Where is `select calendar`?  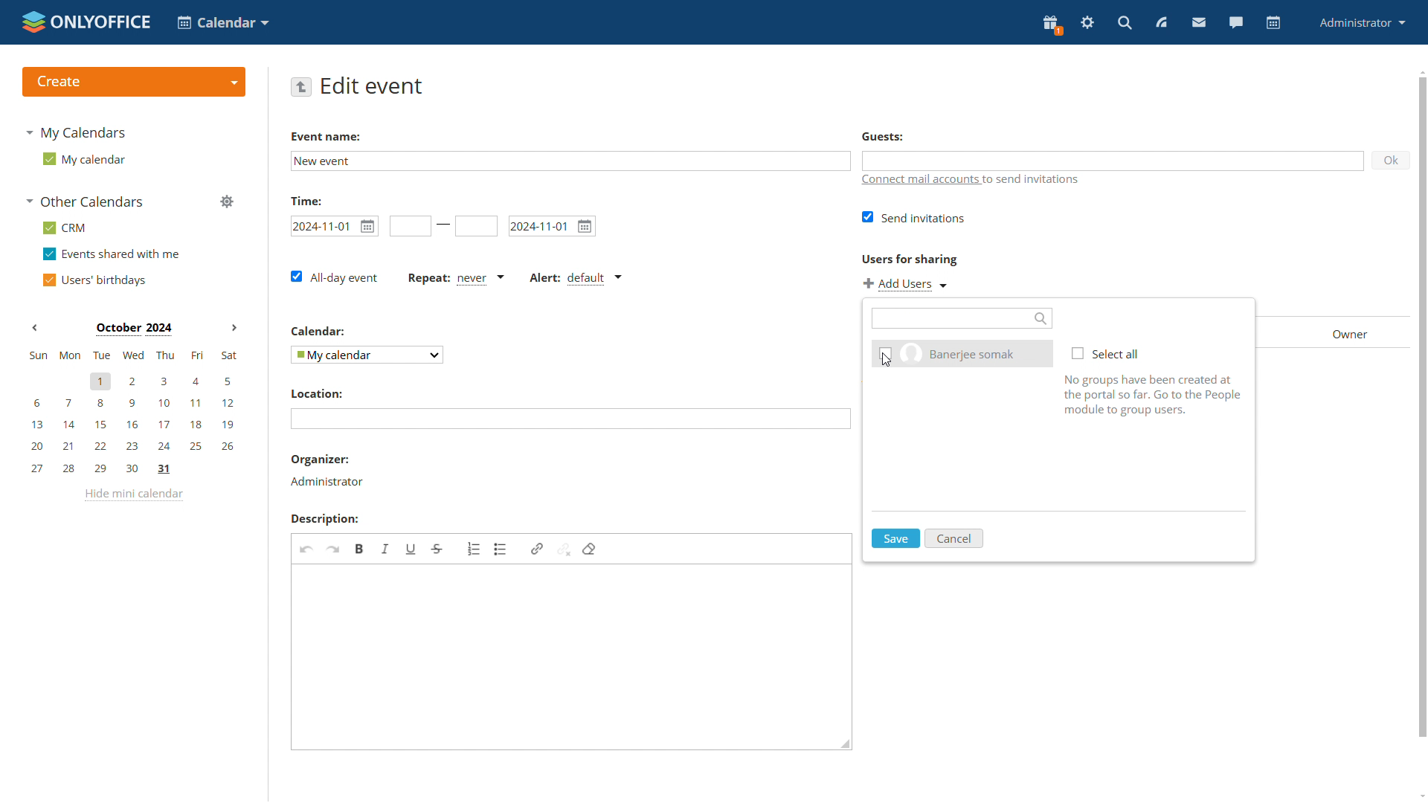 select calendar is located at coordinates (367, 355).